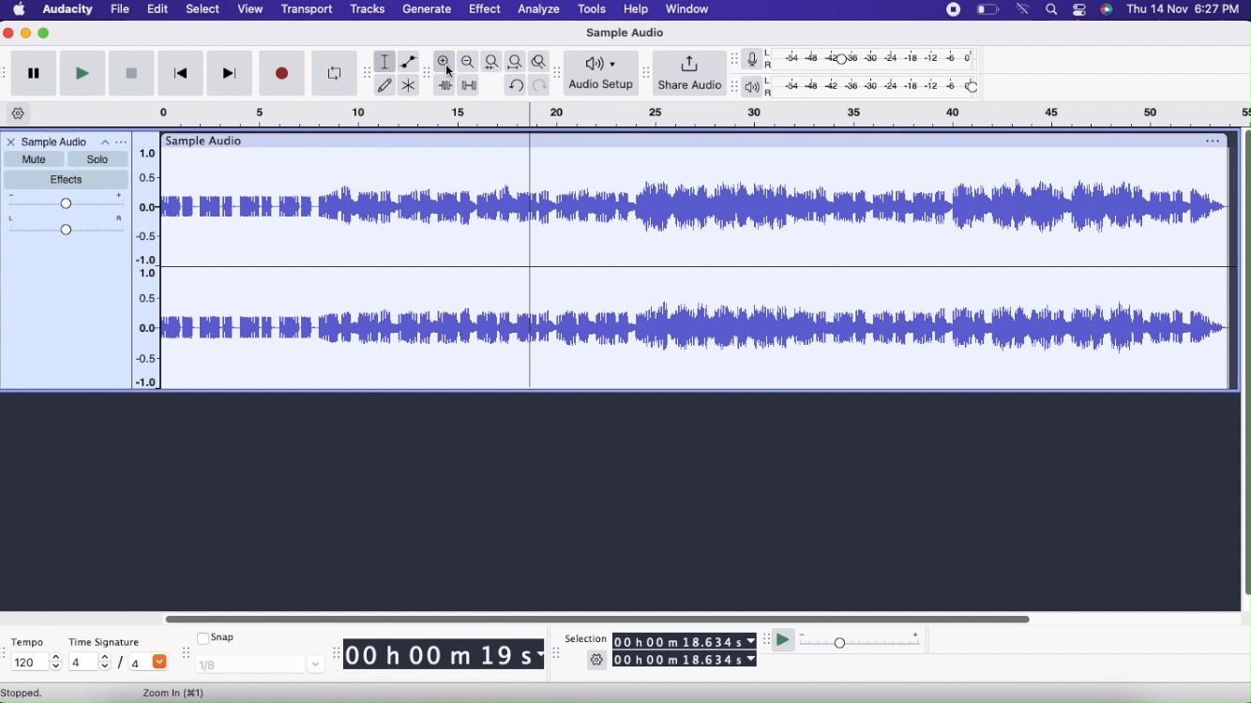  Describe the element at coordinates (590, 617) in the screenshot. I see `Slider` at that location.